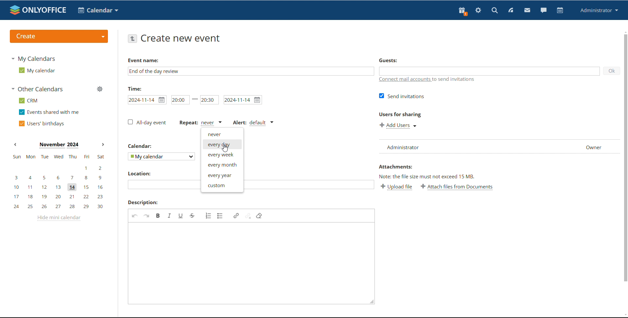 The image size is (628, 318). Describe the element at coordinates (221, 165) in the screenshot. I see `every month` at that location.